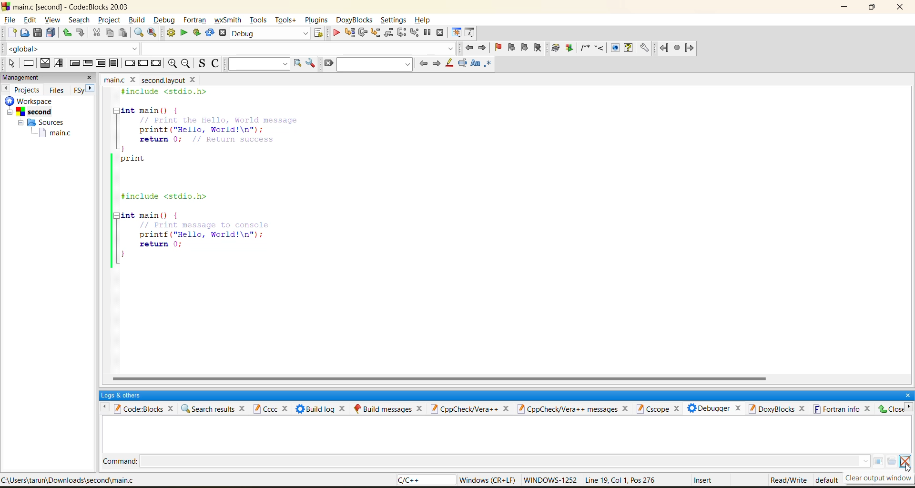  I want to click on edit, so click(30, 20).